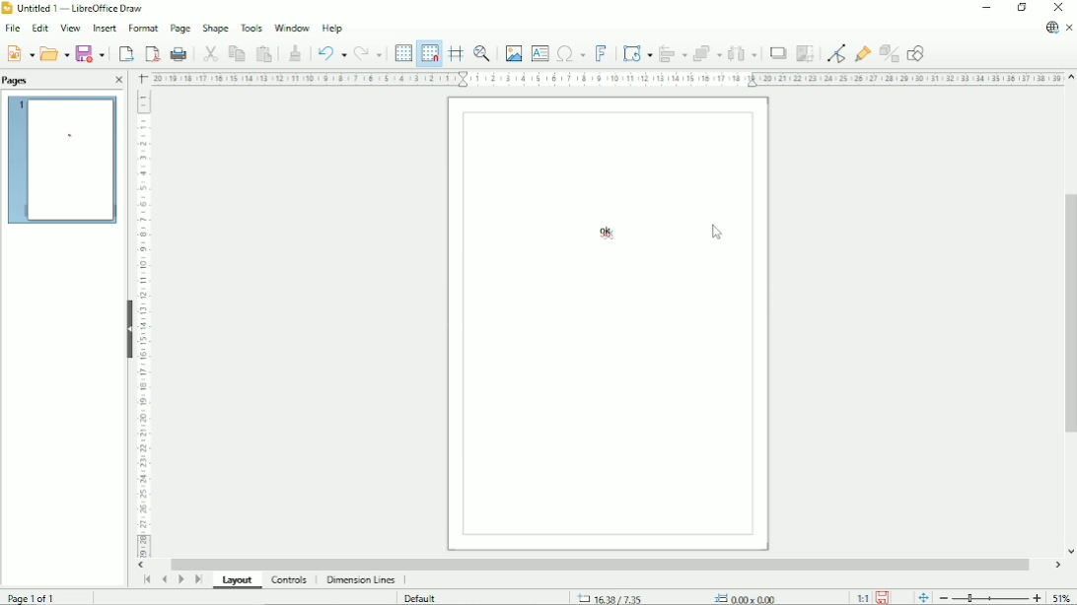 The width and height of the screenshot is (1077, 605). I want to click on Fit page to window, so click(924, 597).